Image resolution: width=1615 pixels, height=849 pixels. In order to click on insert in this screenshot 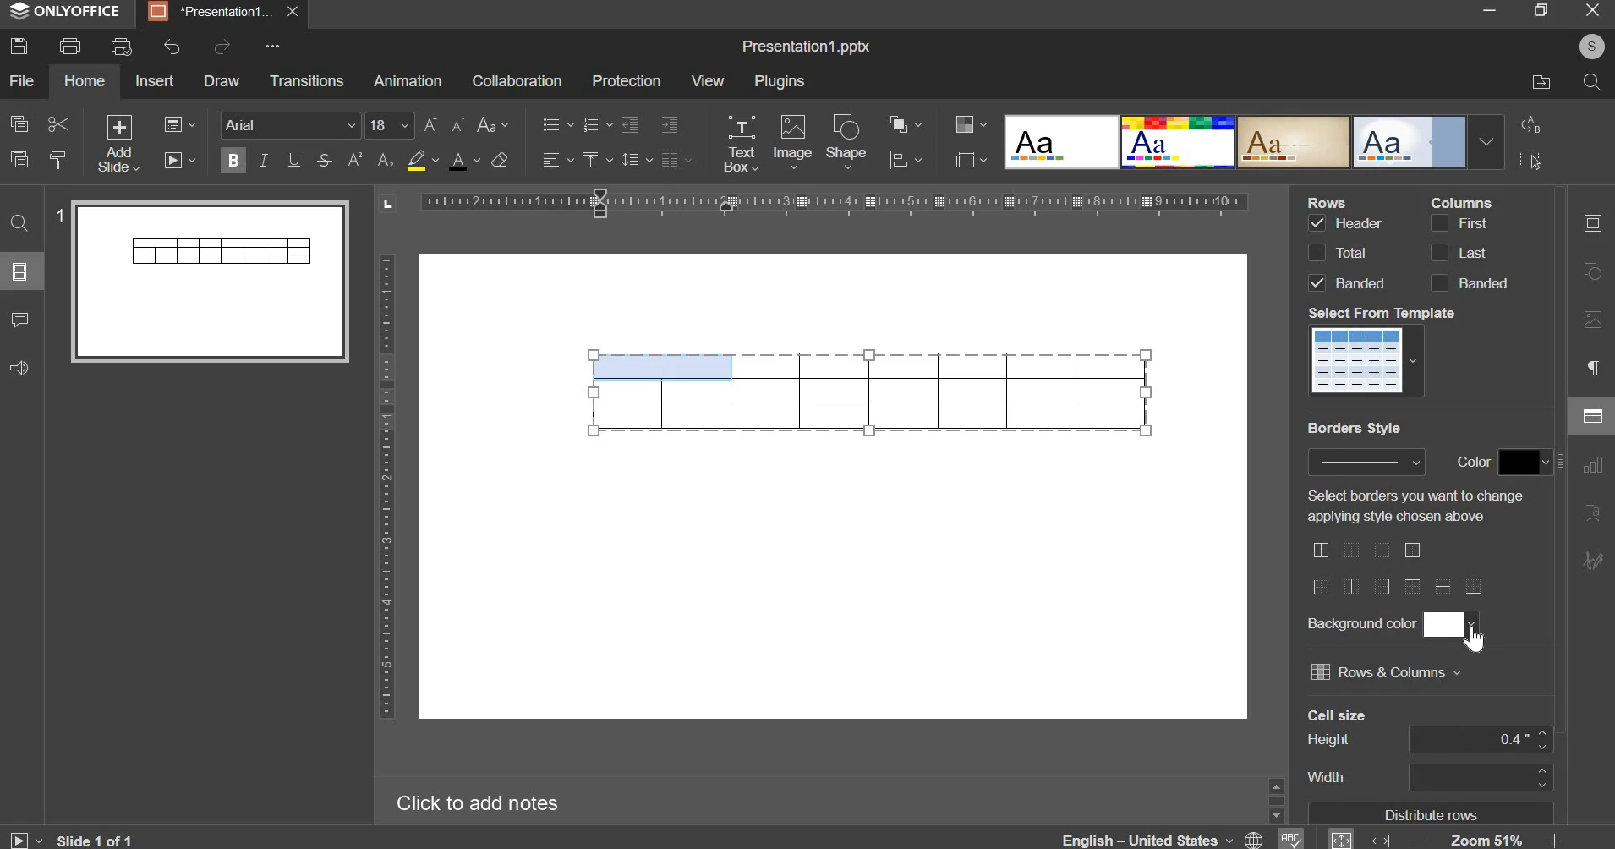, I will do `click(155, 79)`.